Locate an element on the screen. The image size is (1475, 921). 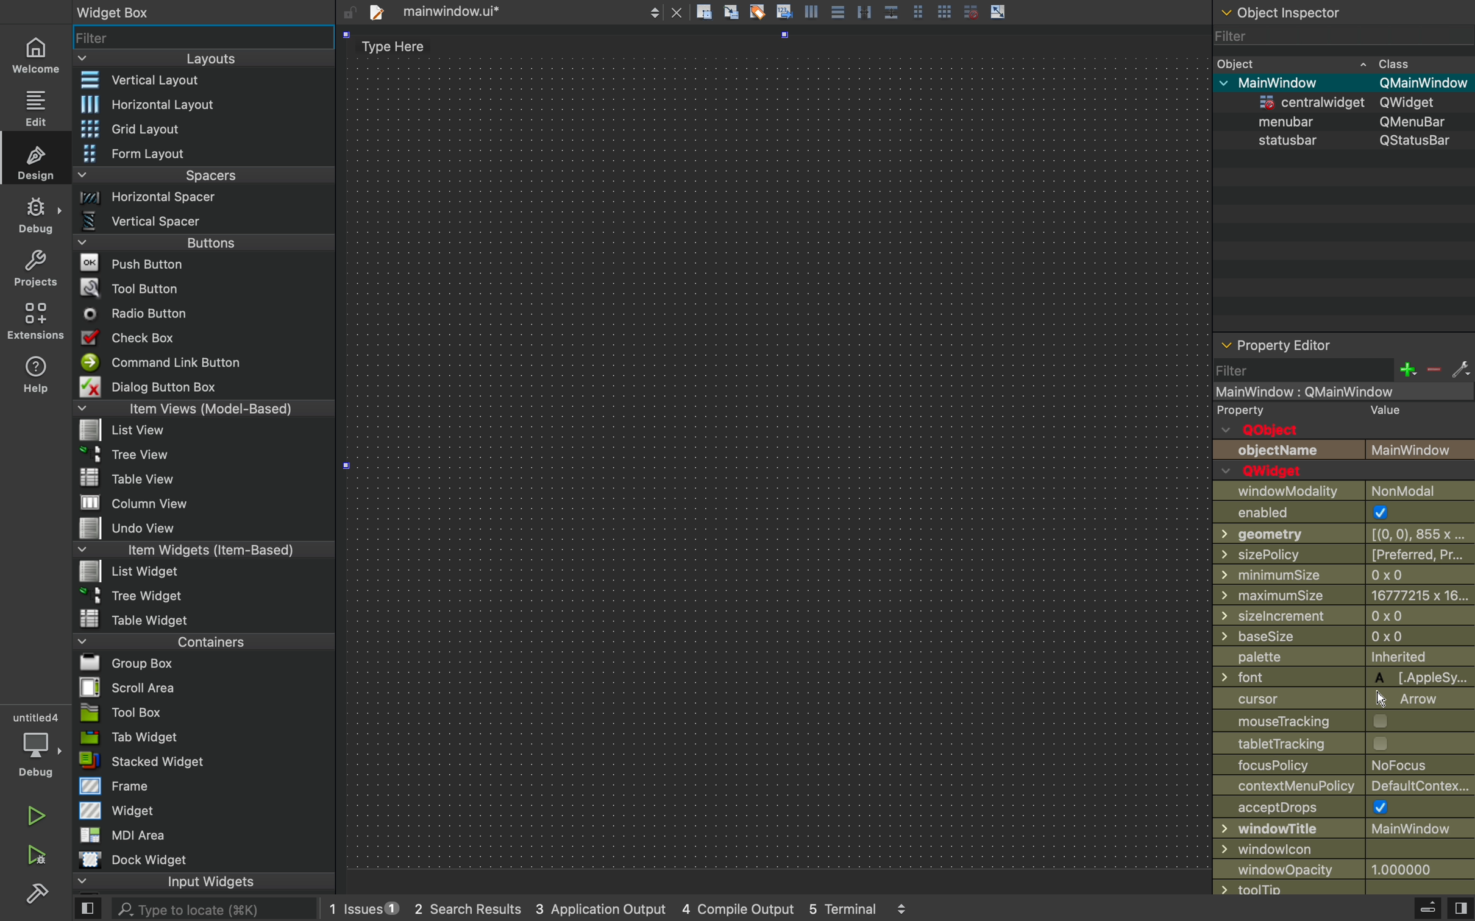
check box is located at coordinates (202, 335).